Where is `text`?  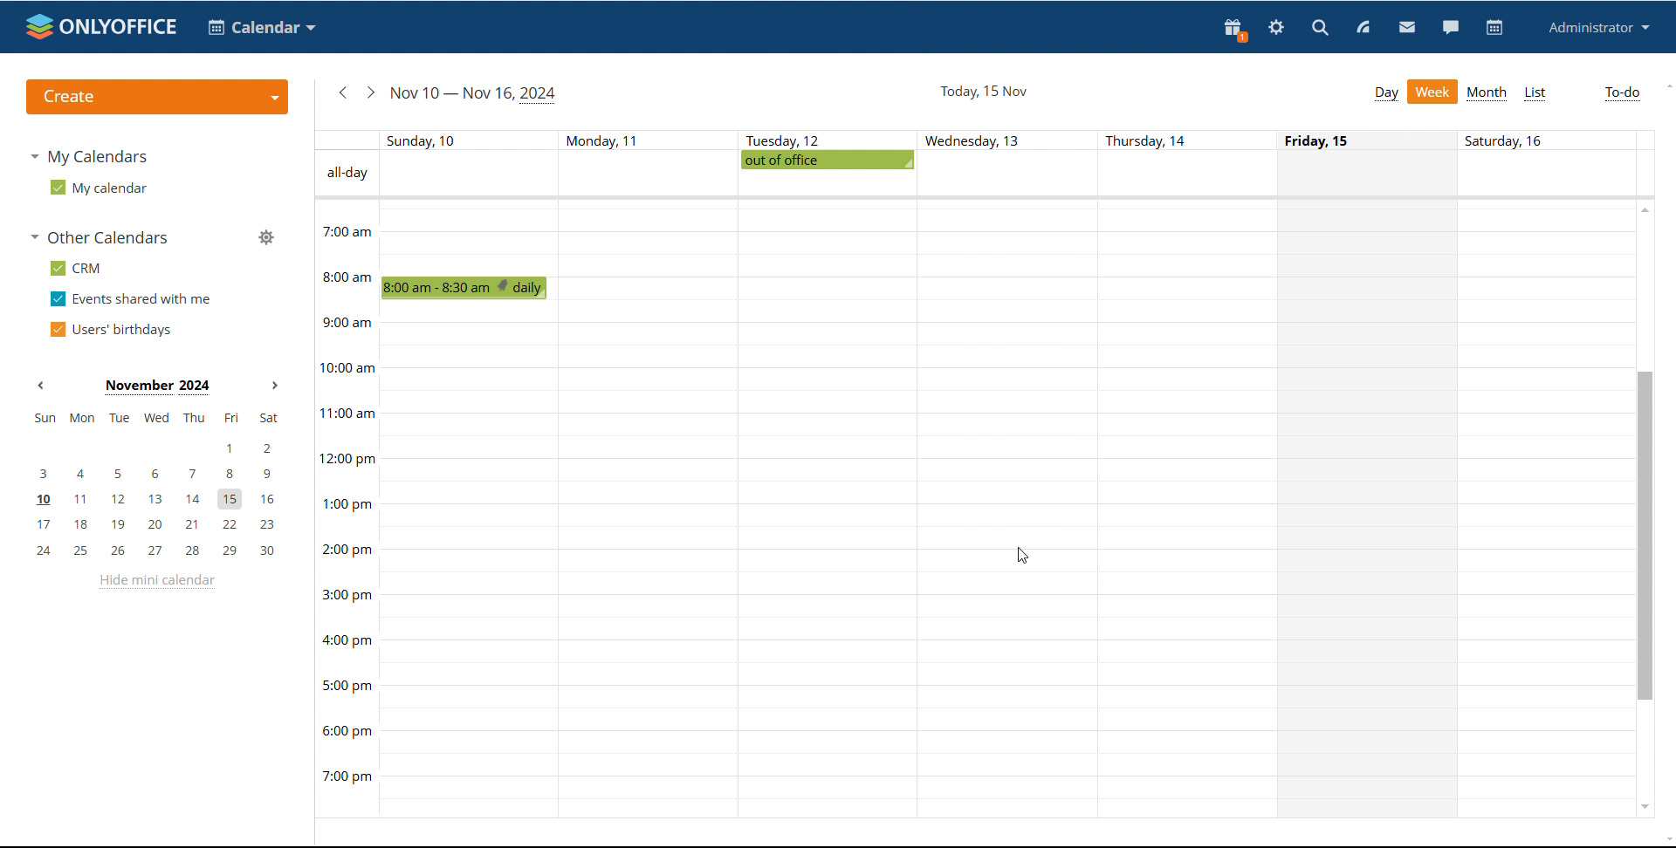 text is located at coordinates (970, 140).